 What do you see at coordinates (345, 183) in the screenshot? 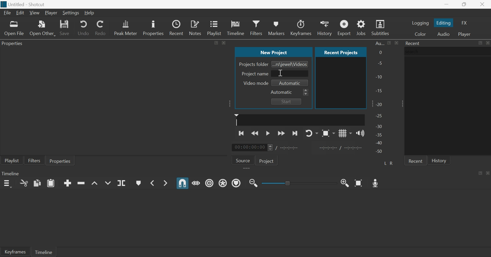
I see `Zoom timeline out` at bounding box center [345, 183].